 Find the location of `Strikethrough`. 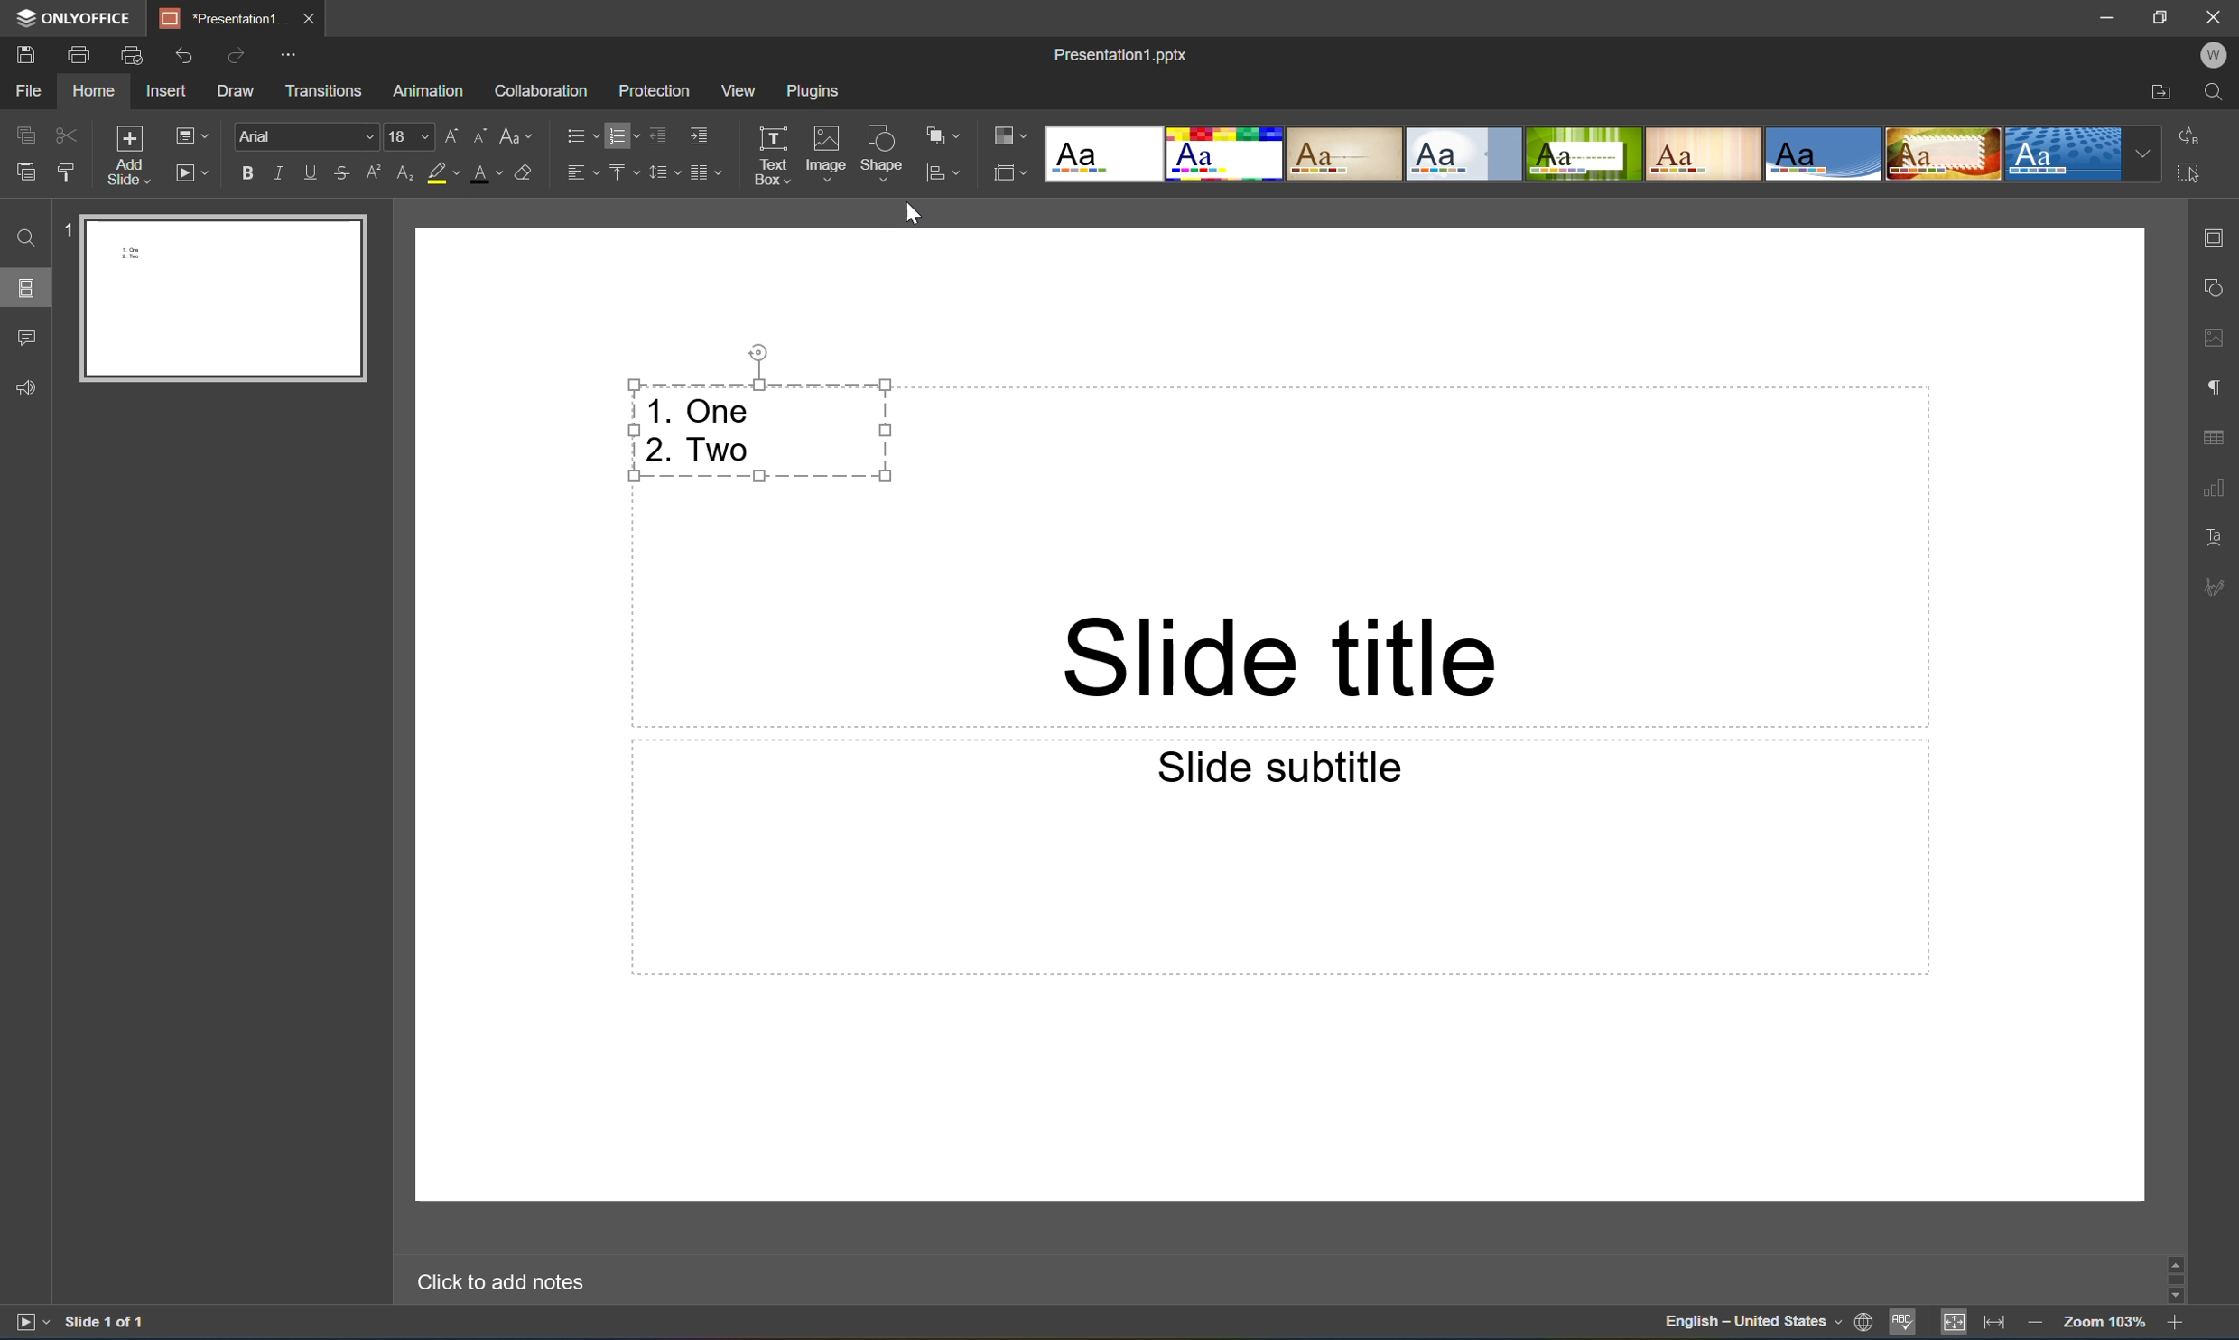

Strikethrough is located at coordinates (342, 172).